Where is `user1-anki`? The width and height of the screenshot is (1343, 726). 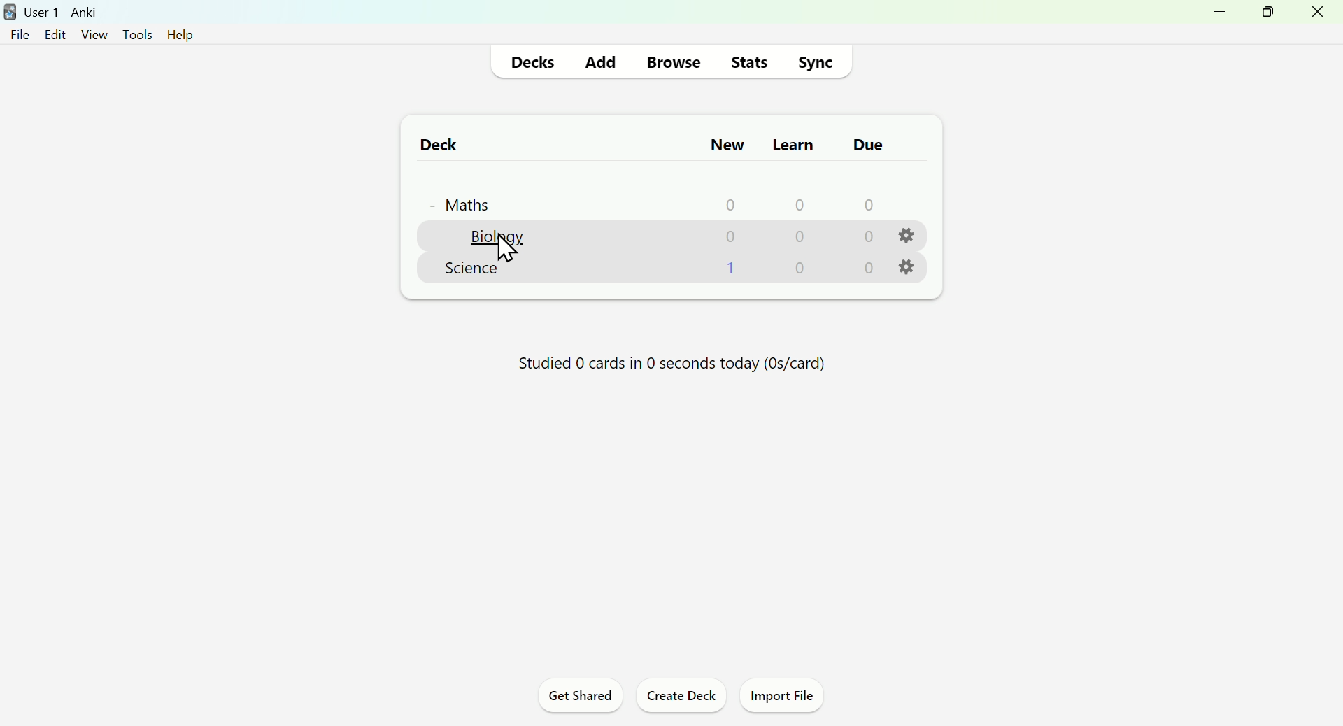 user1-anki is located at coordinates (52, 11).